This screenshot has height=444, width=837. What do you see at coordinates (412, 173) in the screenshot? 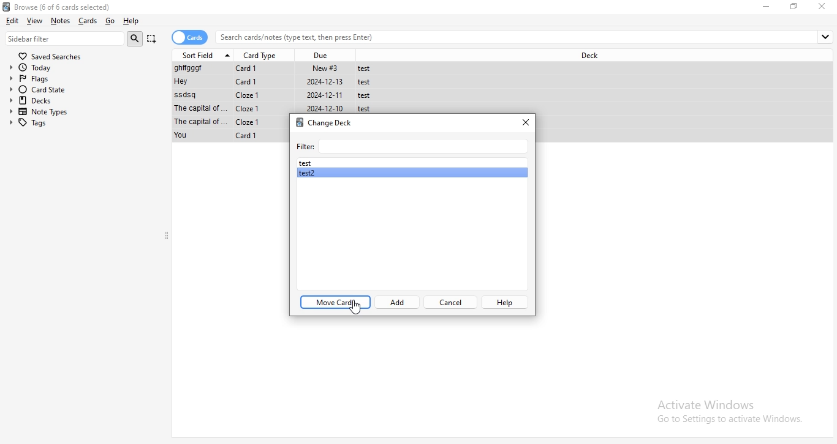
I see `test2` at bounding box center [412, 173].